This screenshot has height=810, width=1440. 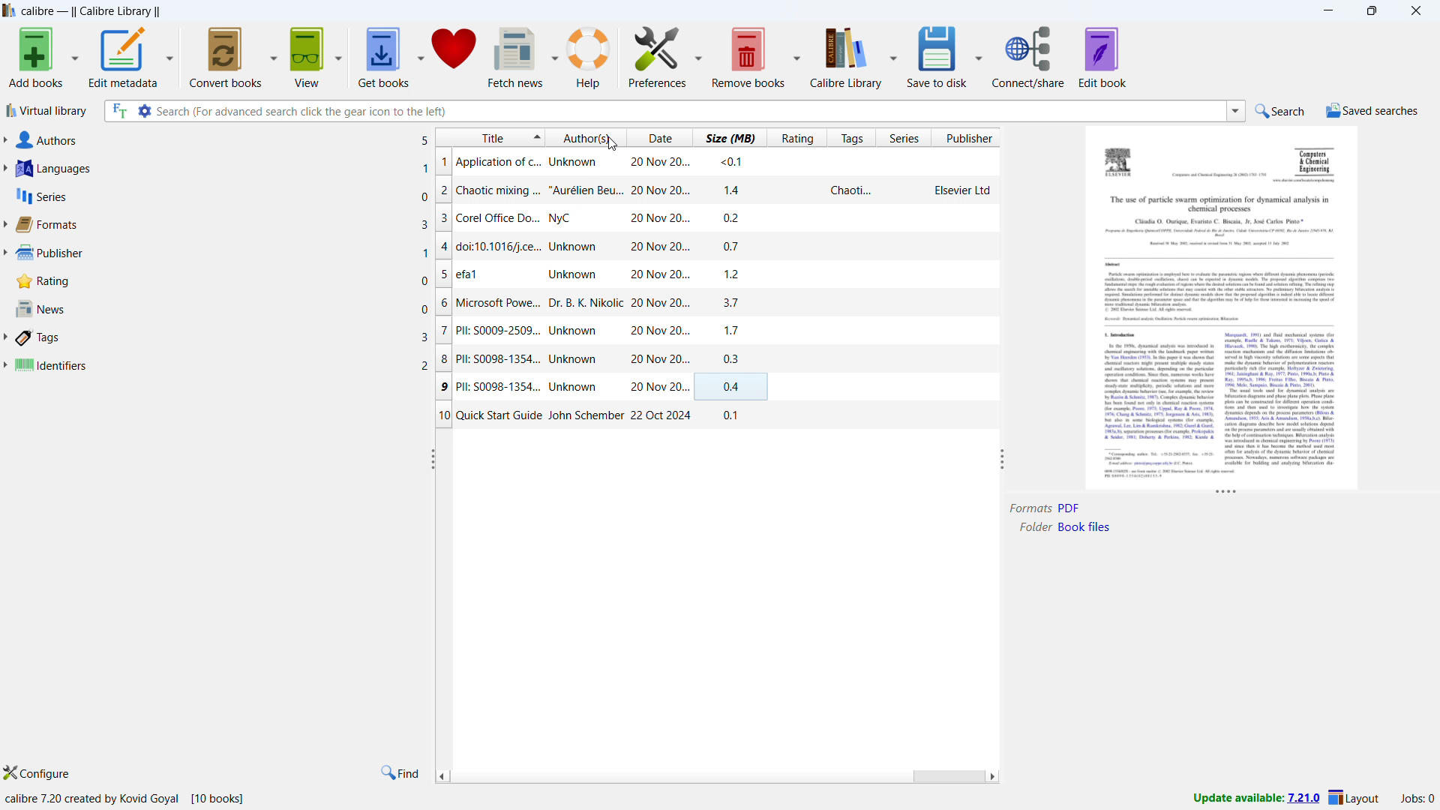 I want to click on convert books, so click(x=226, y=57).